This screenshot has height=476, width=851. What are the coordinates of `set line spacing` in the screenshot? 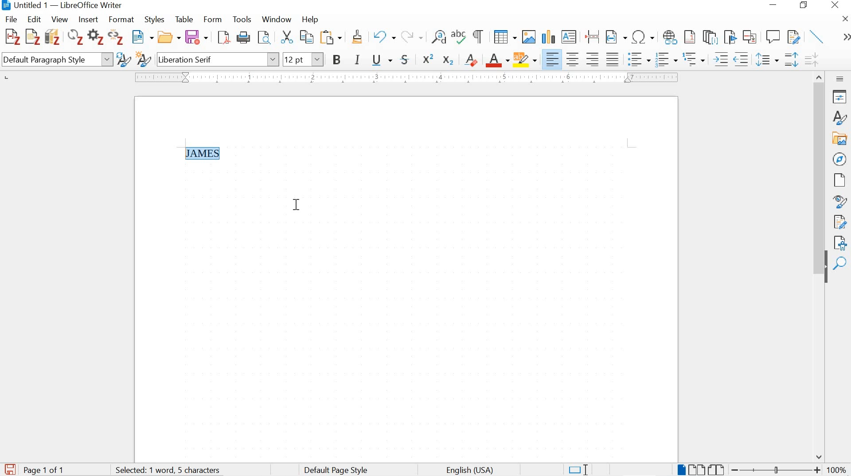 It's located at (766, 60).